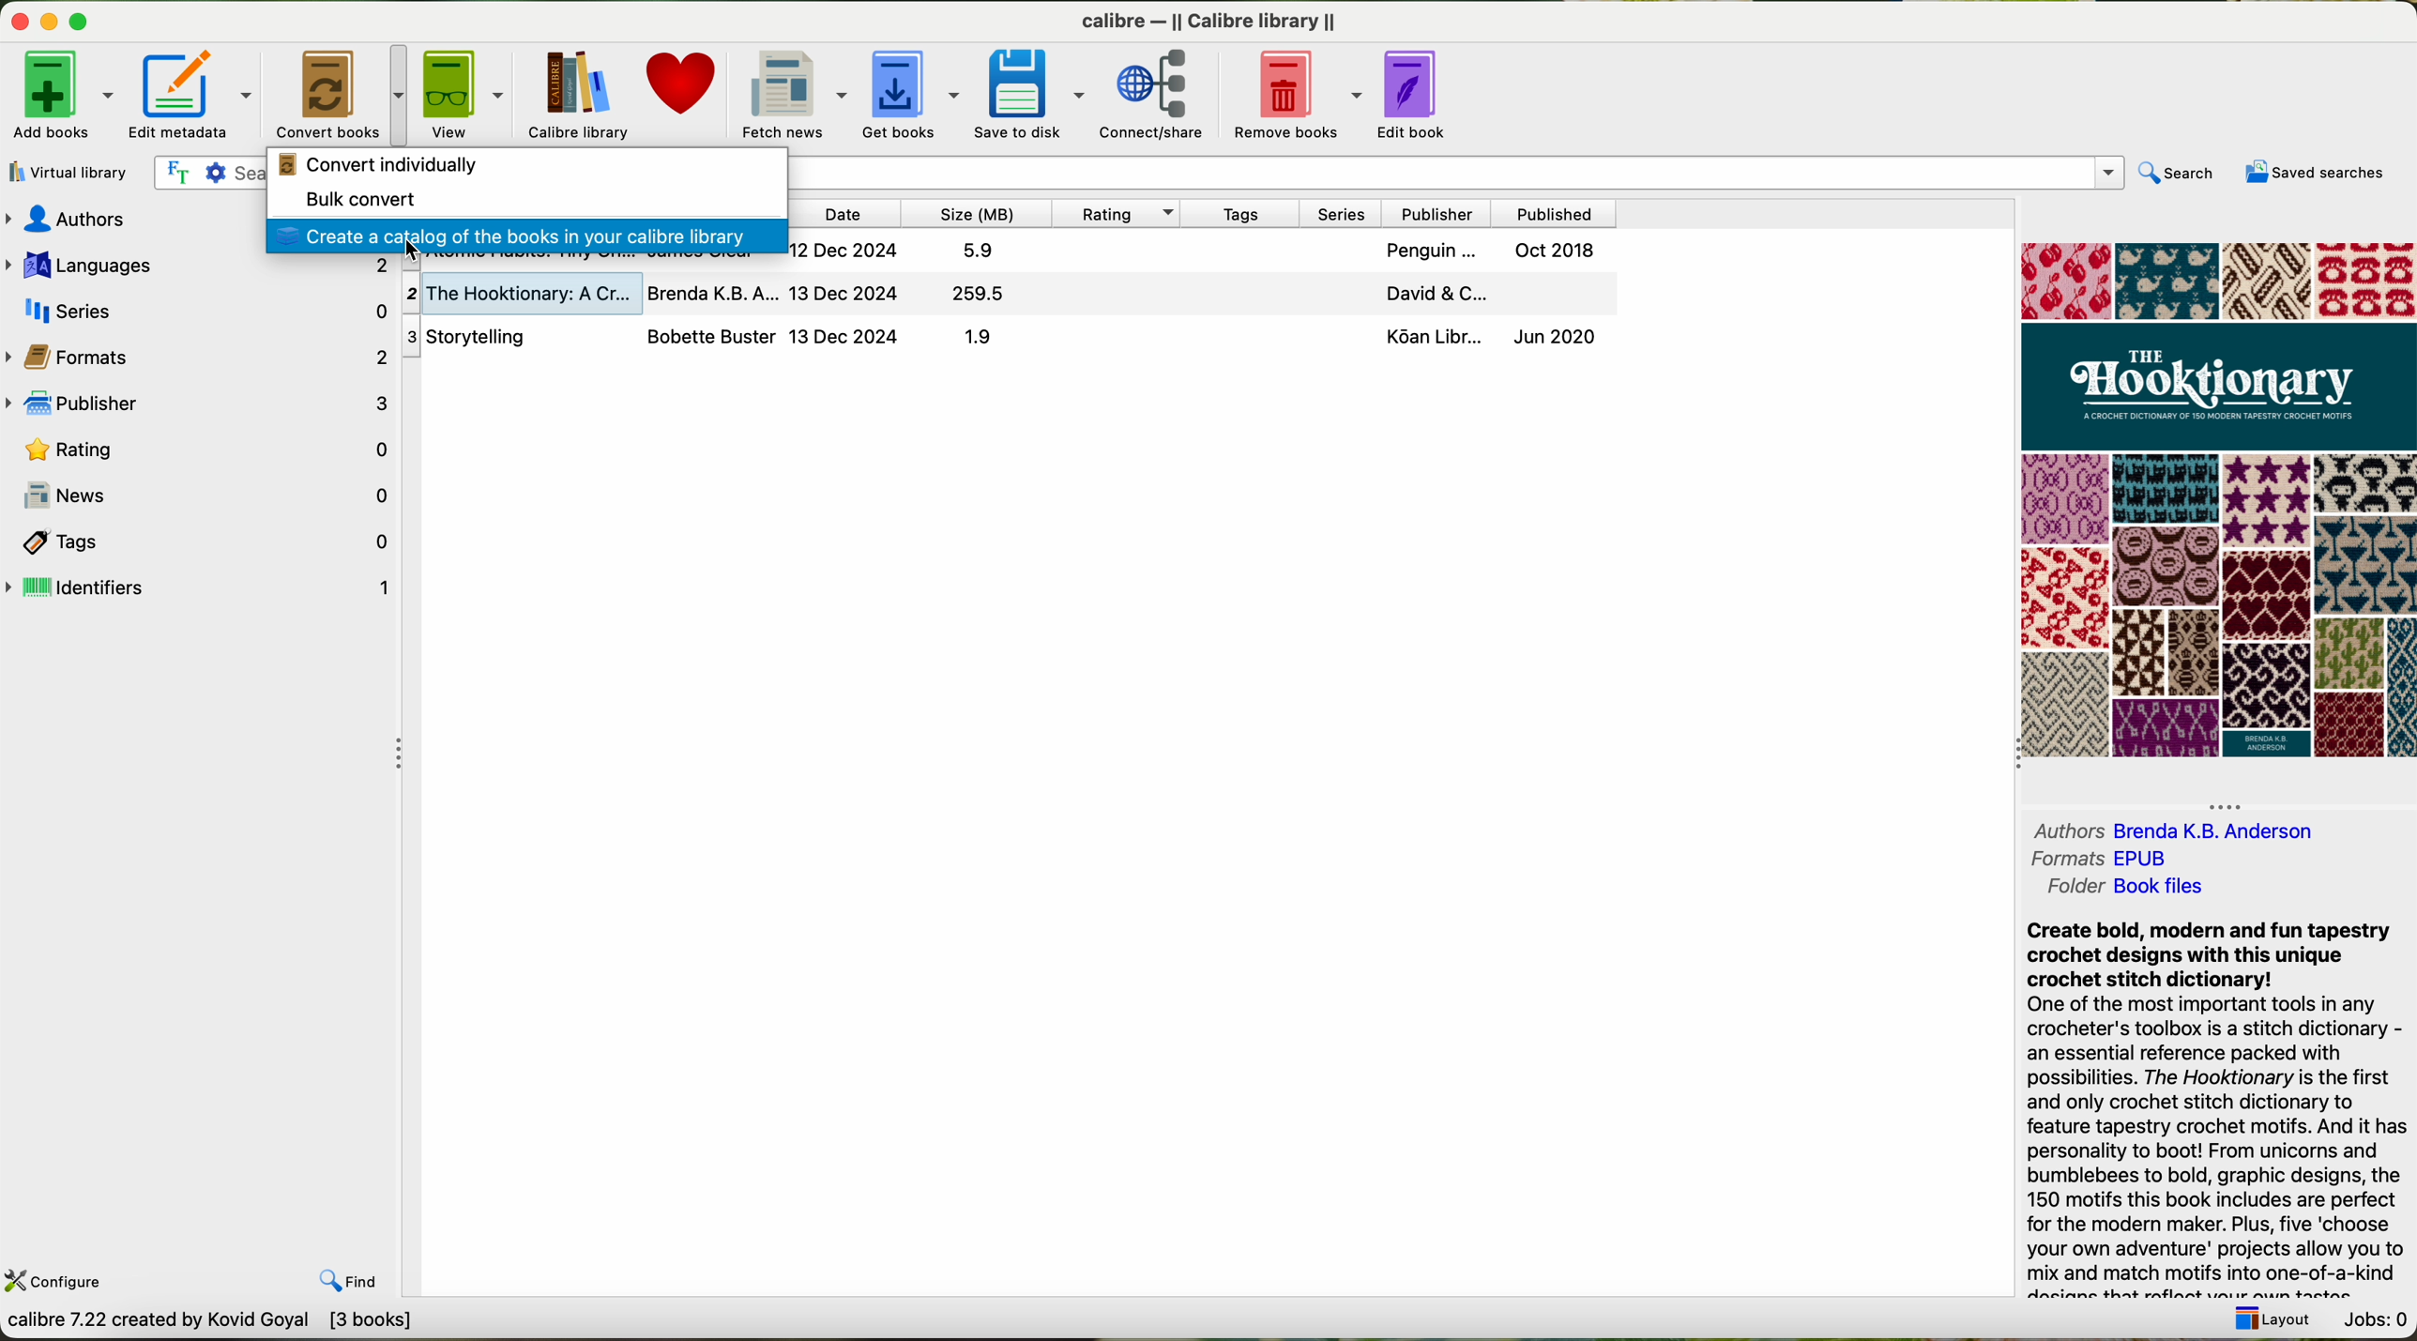 The width and height of the screenshot is (2417, 1341). I want to click on search bar, so click(1454, 172).